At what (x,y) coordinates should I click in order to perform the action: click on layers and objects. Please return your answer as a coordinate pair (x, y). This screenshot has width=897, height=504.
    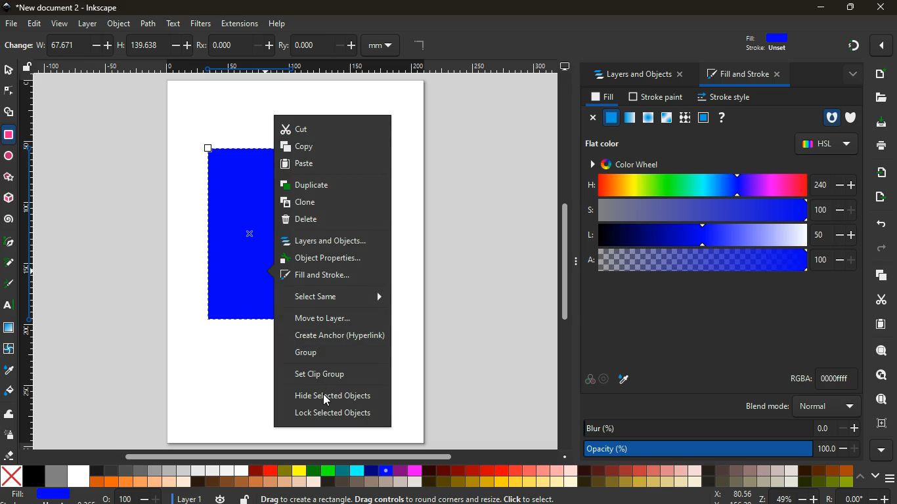
    Looking at the image, I should click on (333, 241).